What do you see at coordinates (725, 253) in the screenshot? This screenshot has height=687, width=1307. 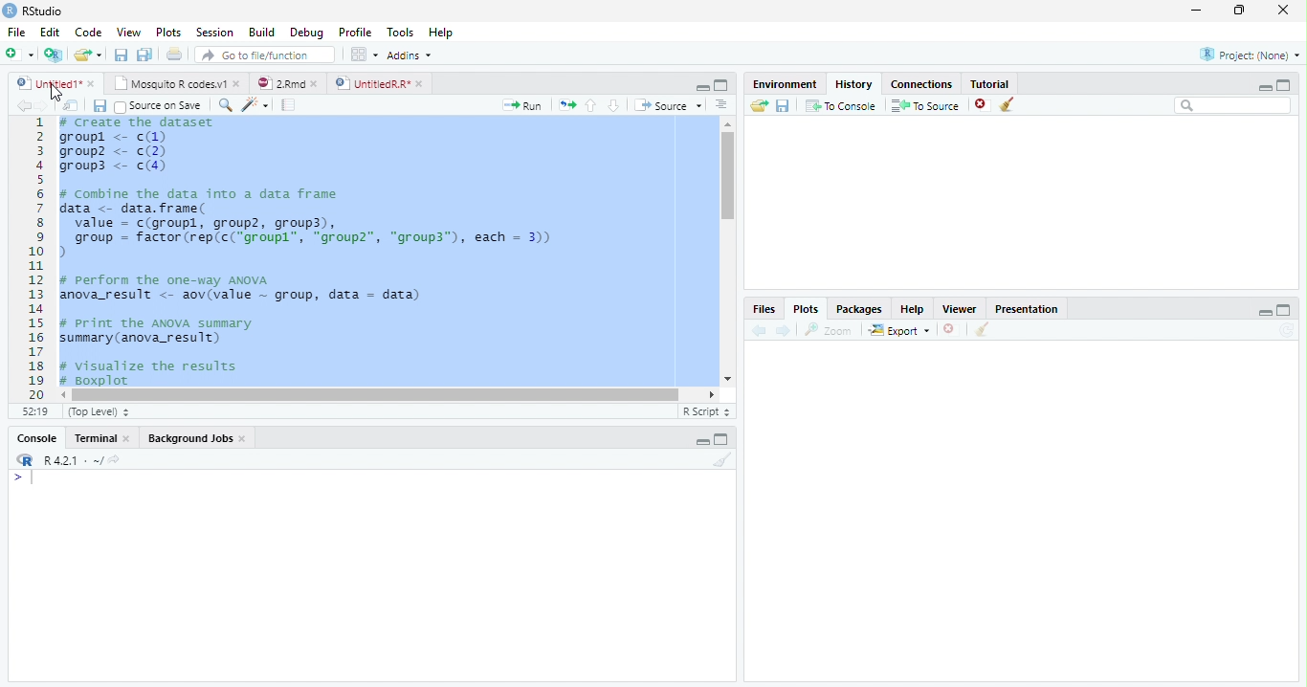 I see `Scrollbar` at bounding box center [725, 253].